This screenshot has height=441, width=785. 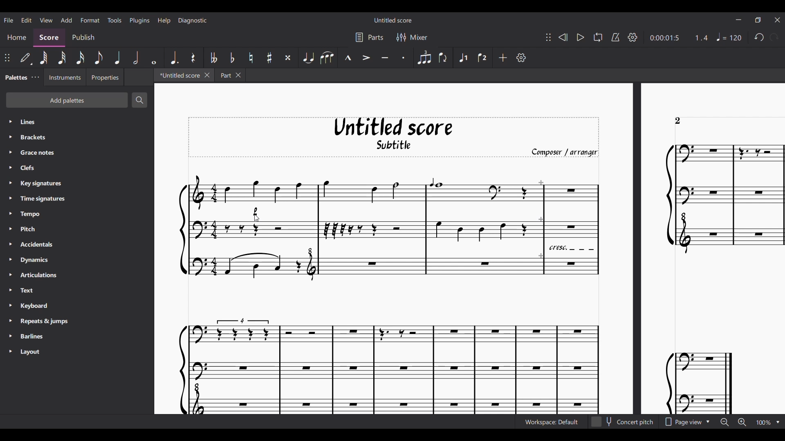 What do you see at coordinates (548, 37) in the screenshot?
I see `Change position of toolbar` at bounding box center [548, 37].